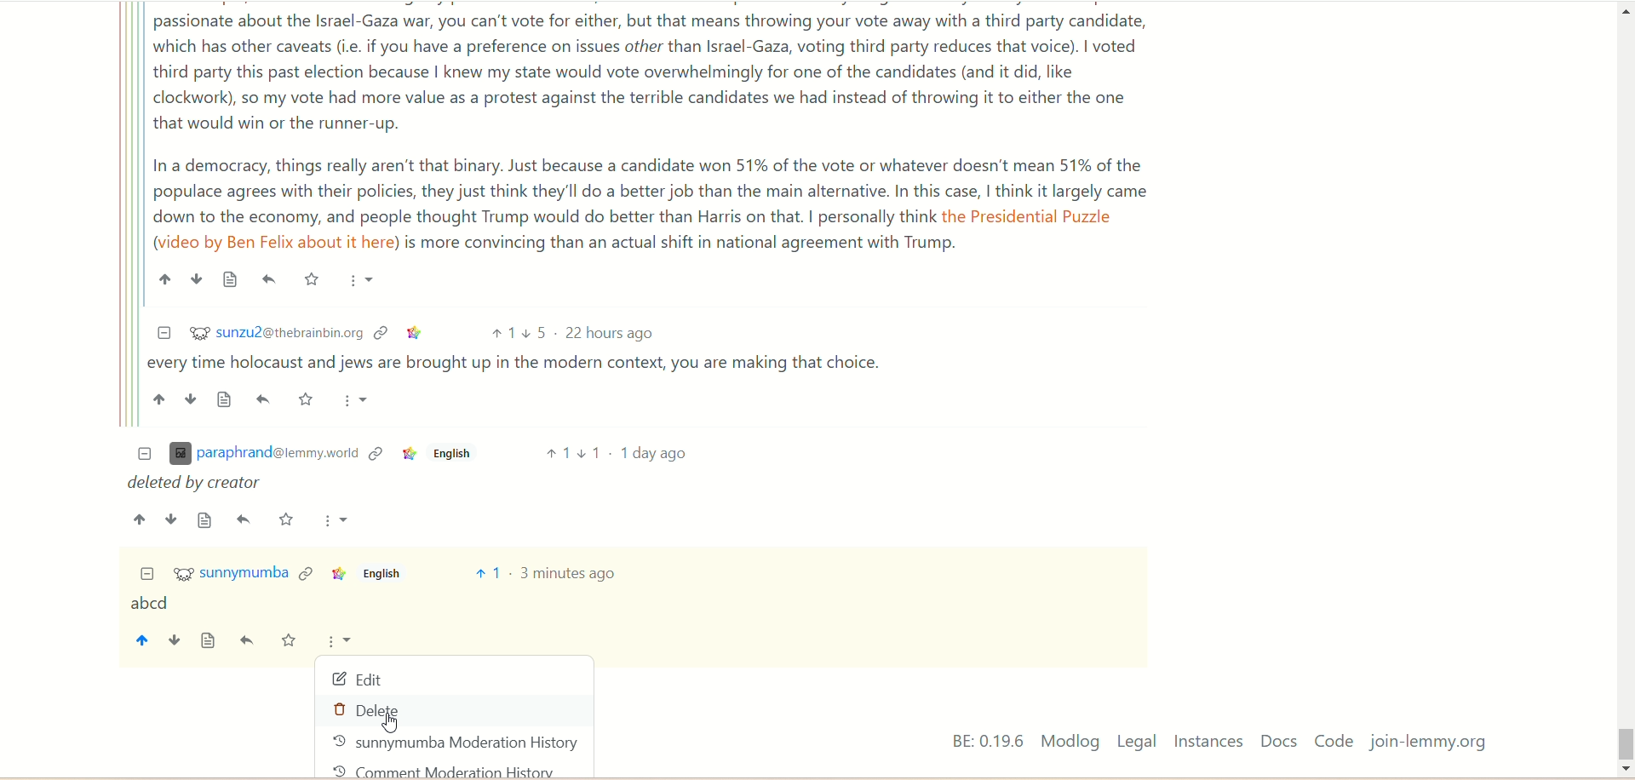  Describe the element at coordinates (407, 456) in the screenshot. I see `Link` at that location.